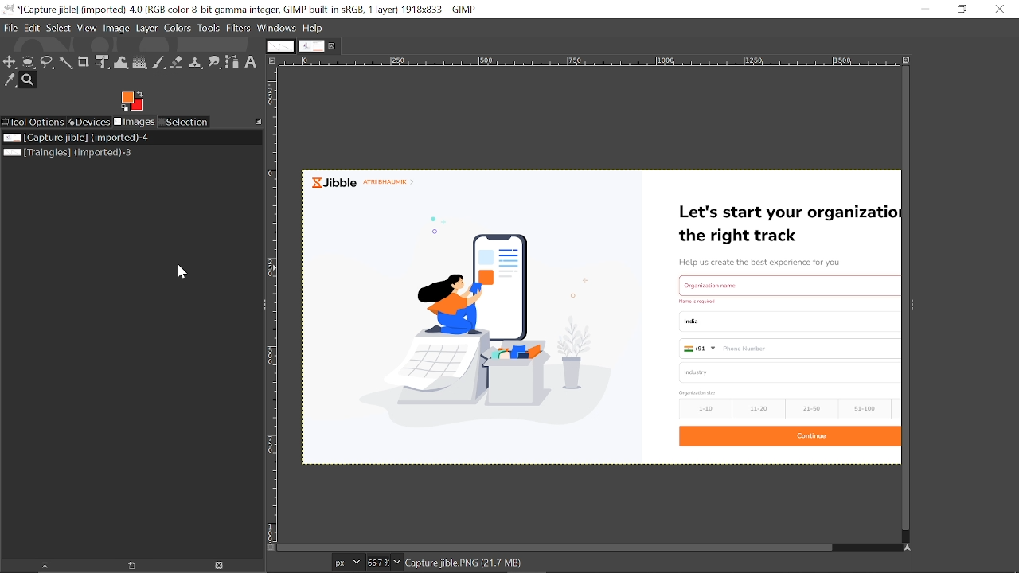 The height and width of the screenshot is (573, 1019). Describe the element at coordinates (180, 274) in the screenshot. I see `Cursor` at that location.